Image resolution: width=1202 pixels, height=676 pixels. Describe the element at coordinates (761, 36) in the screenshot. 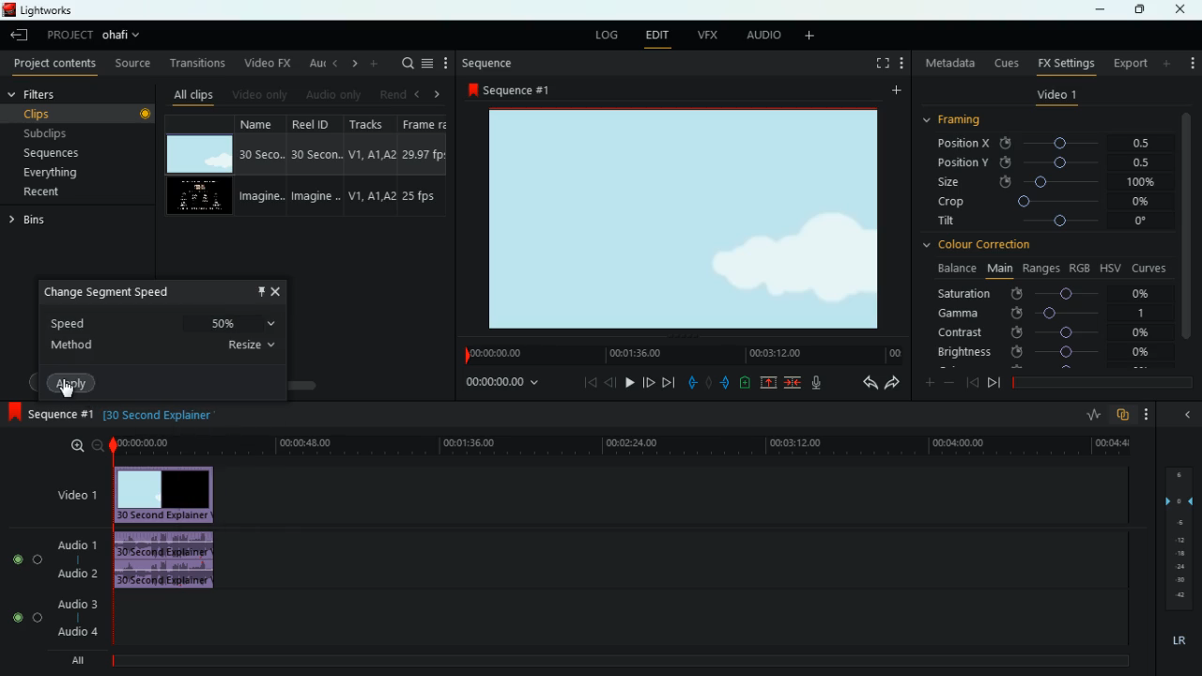

I see `audio` at that location.